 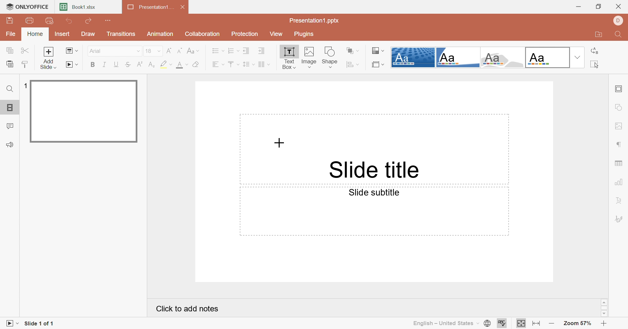 I want to click on Increment font size, so click(x=169, y=51).